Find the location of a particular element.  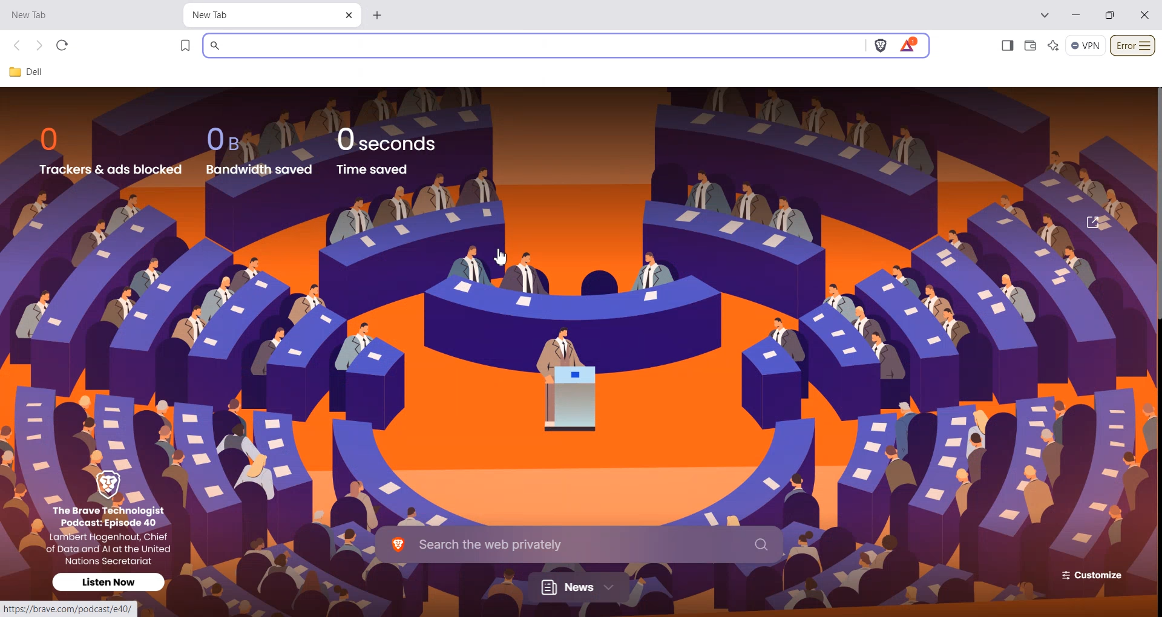

Brave Rewards is located at coordinates (908, 45).